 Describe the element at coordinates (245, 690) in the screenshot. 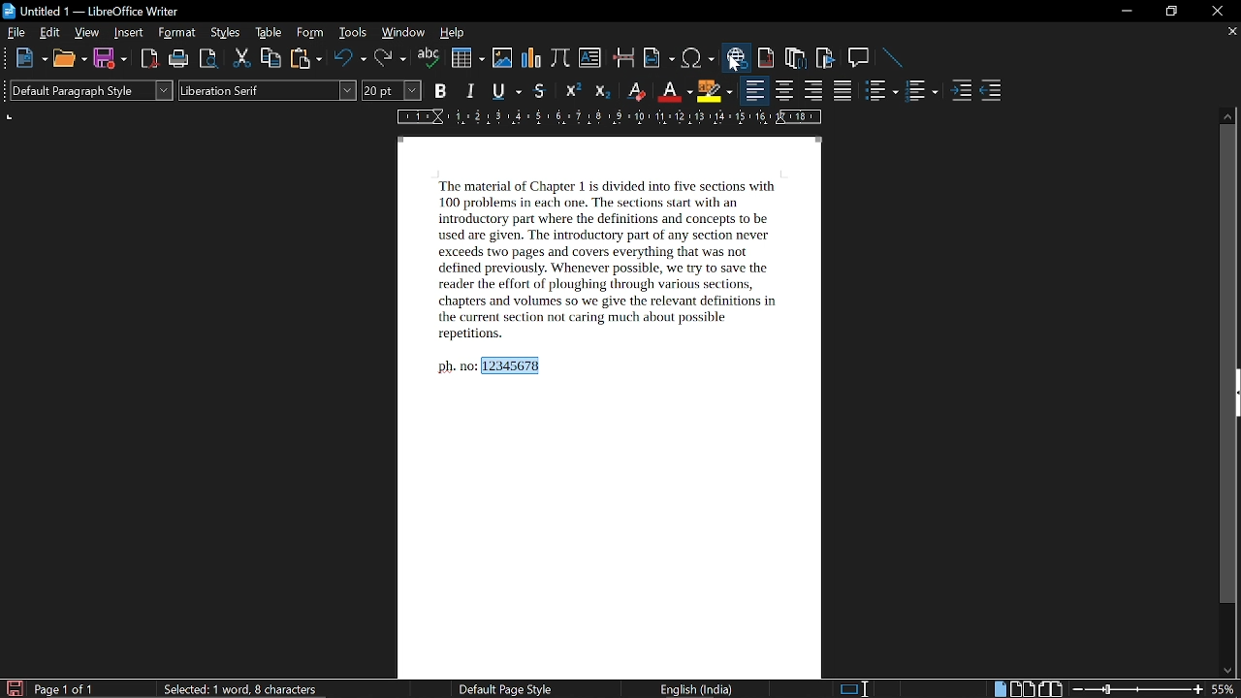

I see `selected: 1 word, 8 characters` at that location.